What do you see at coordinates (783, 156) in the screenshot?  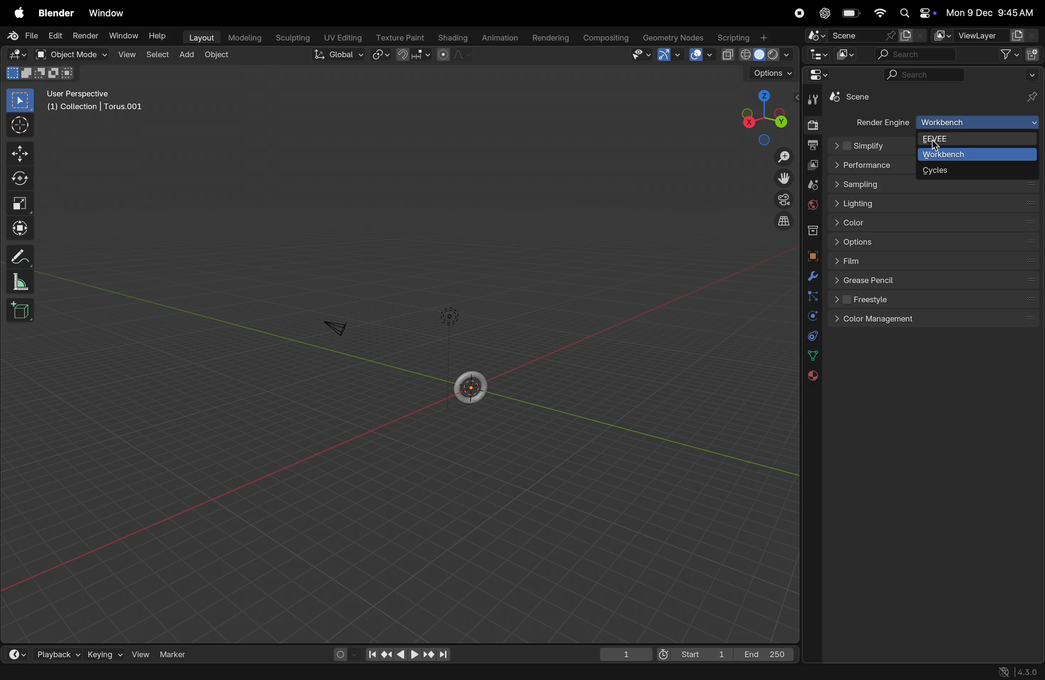 I see `Zoom in out` at bounding box center [783, 156].